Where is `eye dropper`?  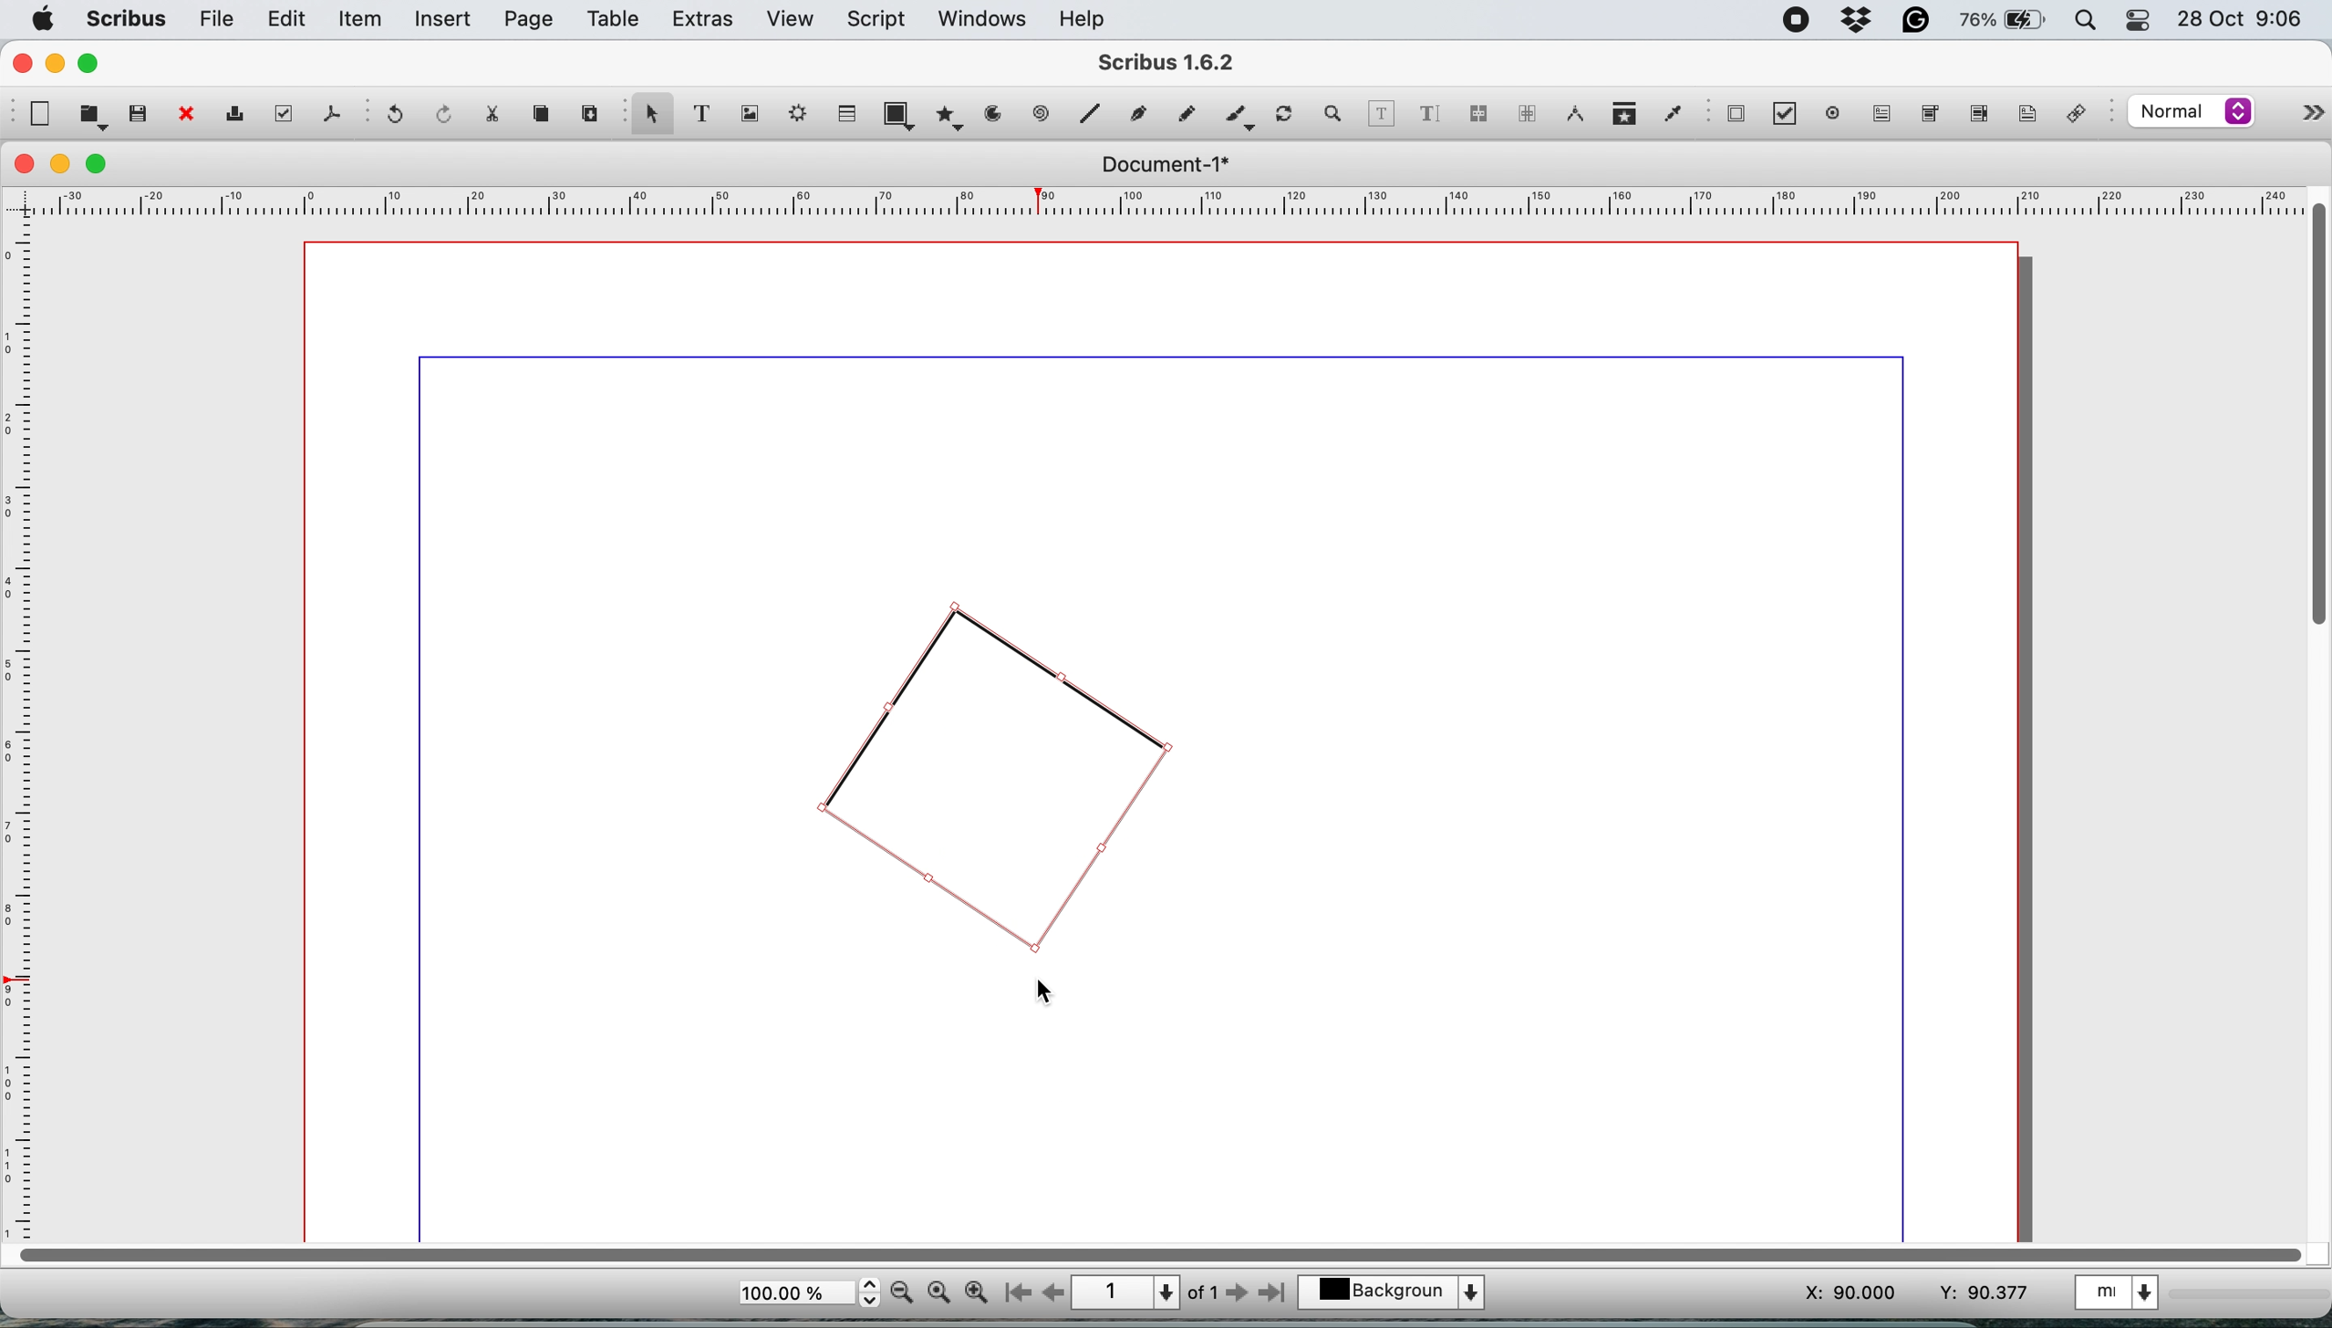 eye dropper is located at coordinates (1672, 112).